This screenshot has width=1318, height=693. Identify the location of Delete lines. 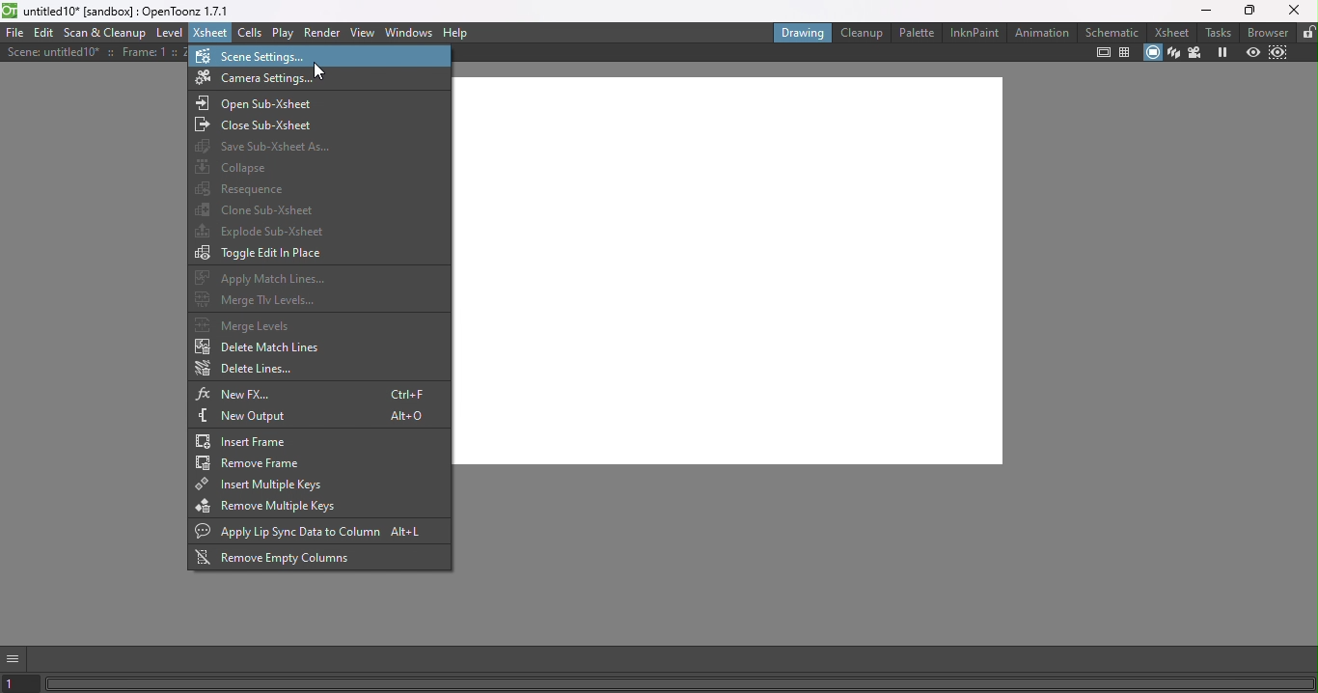
(246, 370).